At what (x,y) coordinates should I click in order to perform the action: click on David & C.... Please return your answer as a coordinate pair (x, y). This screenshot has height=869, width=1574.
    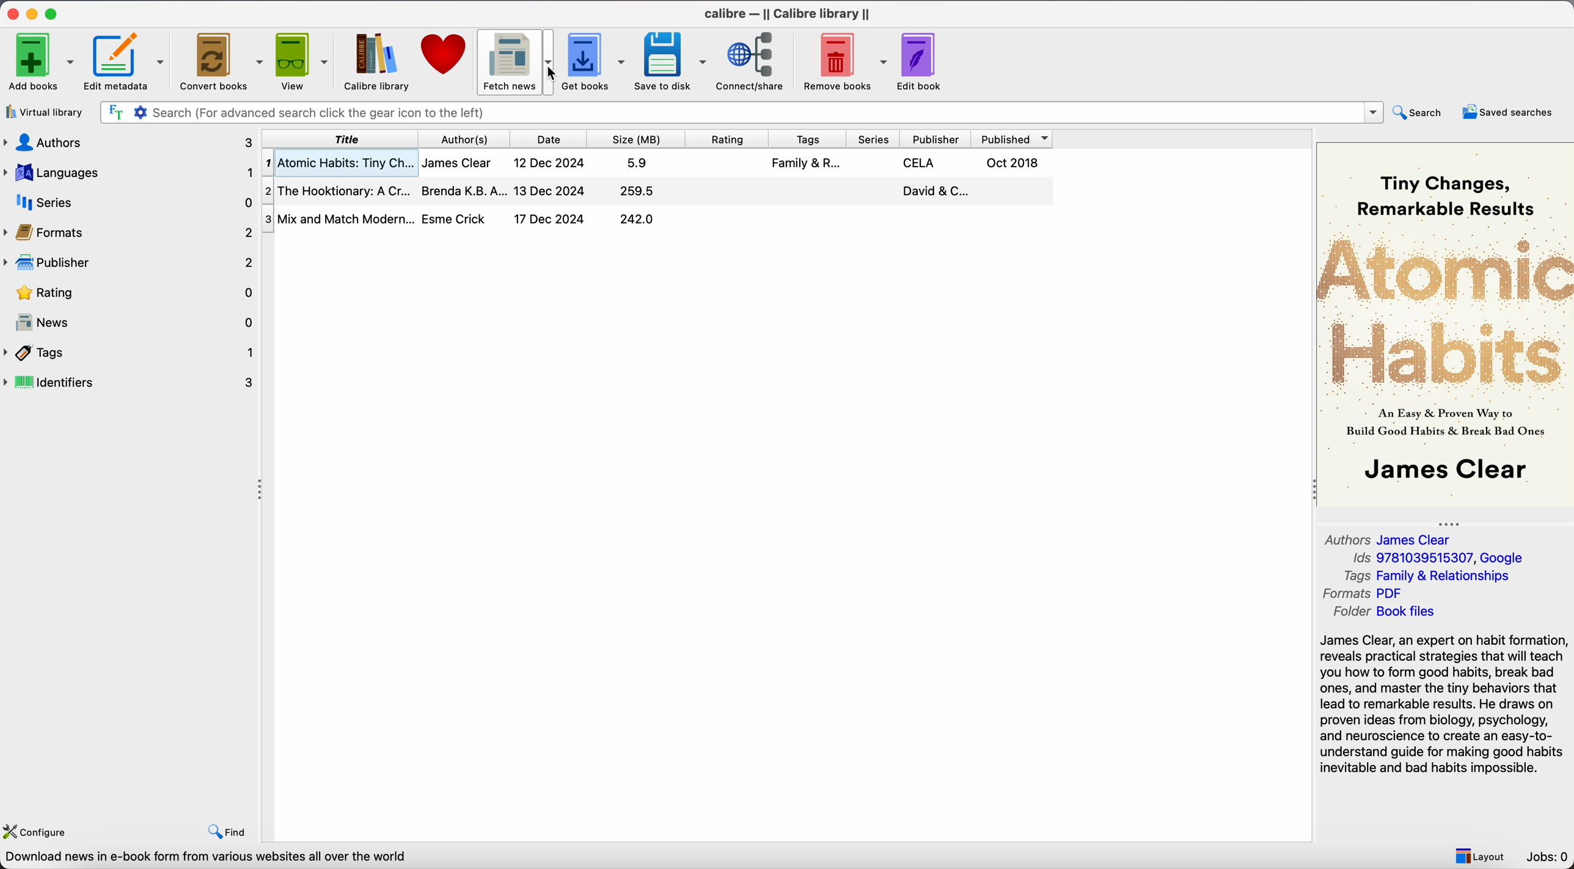
    Looking at the image, I should click on (933, 191).